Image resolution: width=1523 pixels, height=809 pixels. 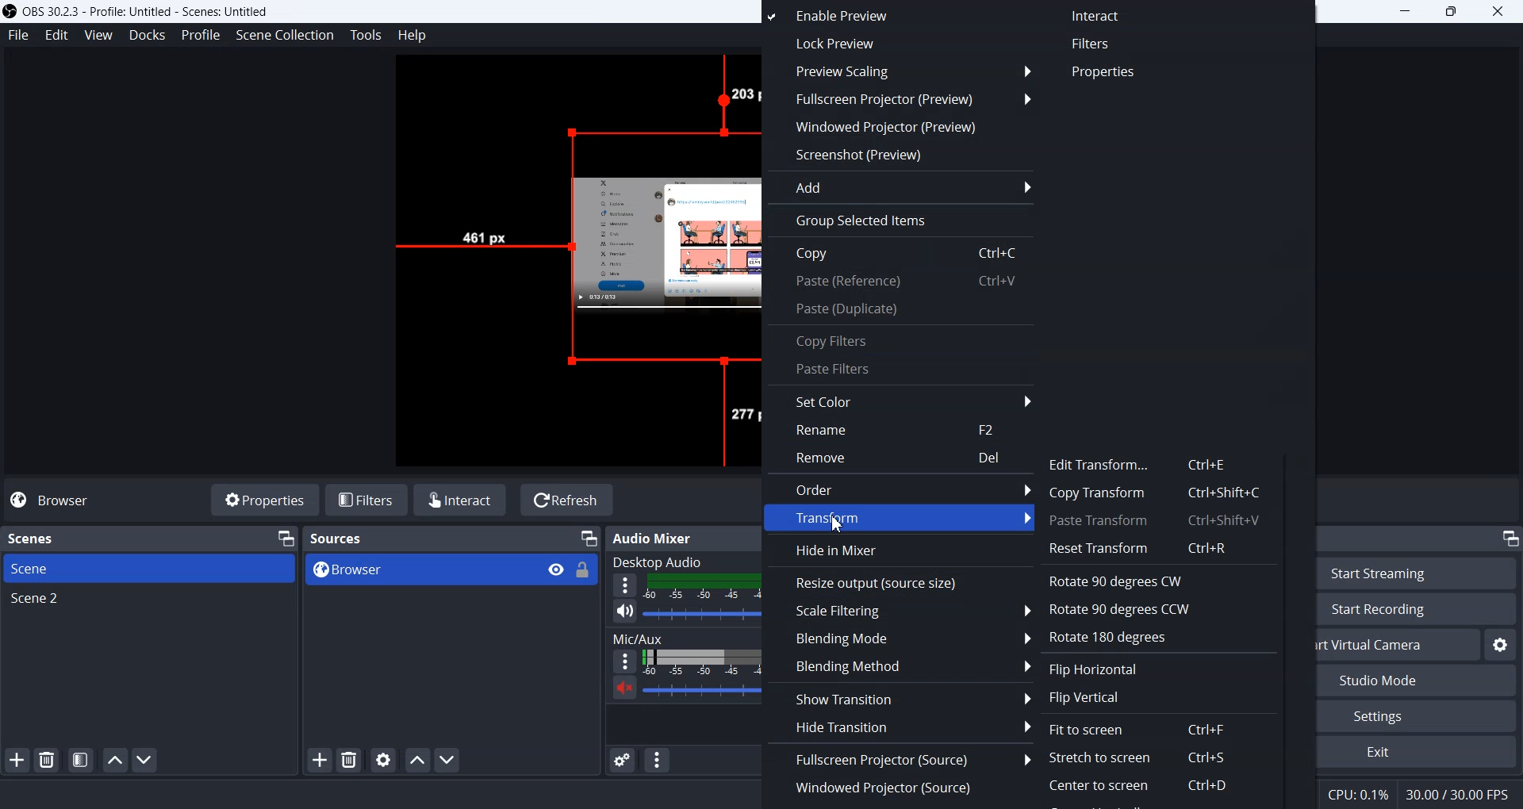 What do you see at coordinates (901, 458) in the screenshot?
I see `Remove` at bounding box center [901, 458].